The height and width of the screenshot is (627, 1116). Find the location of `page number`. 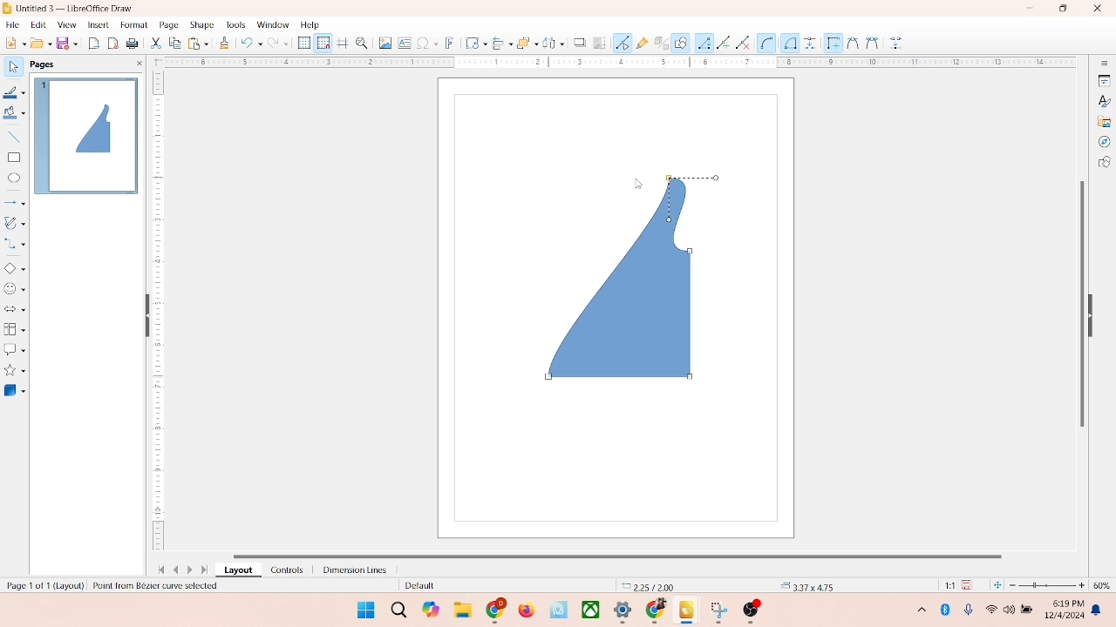

page number is located at coordinates (43, 584).